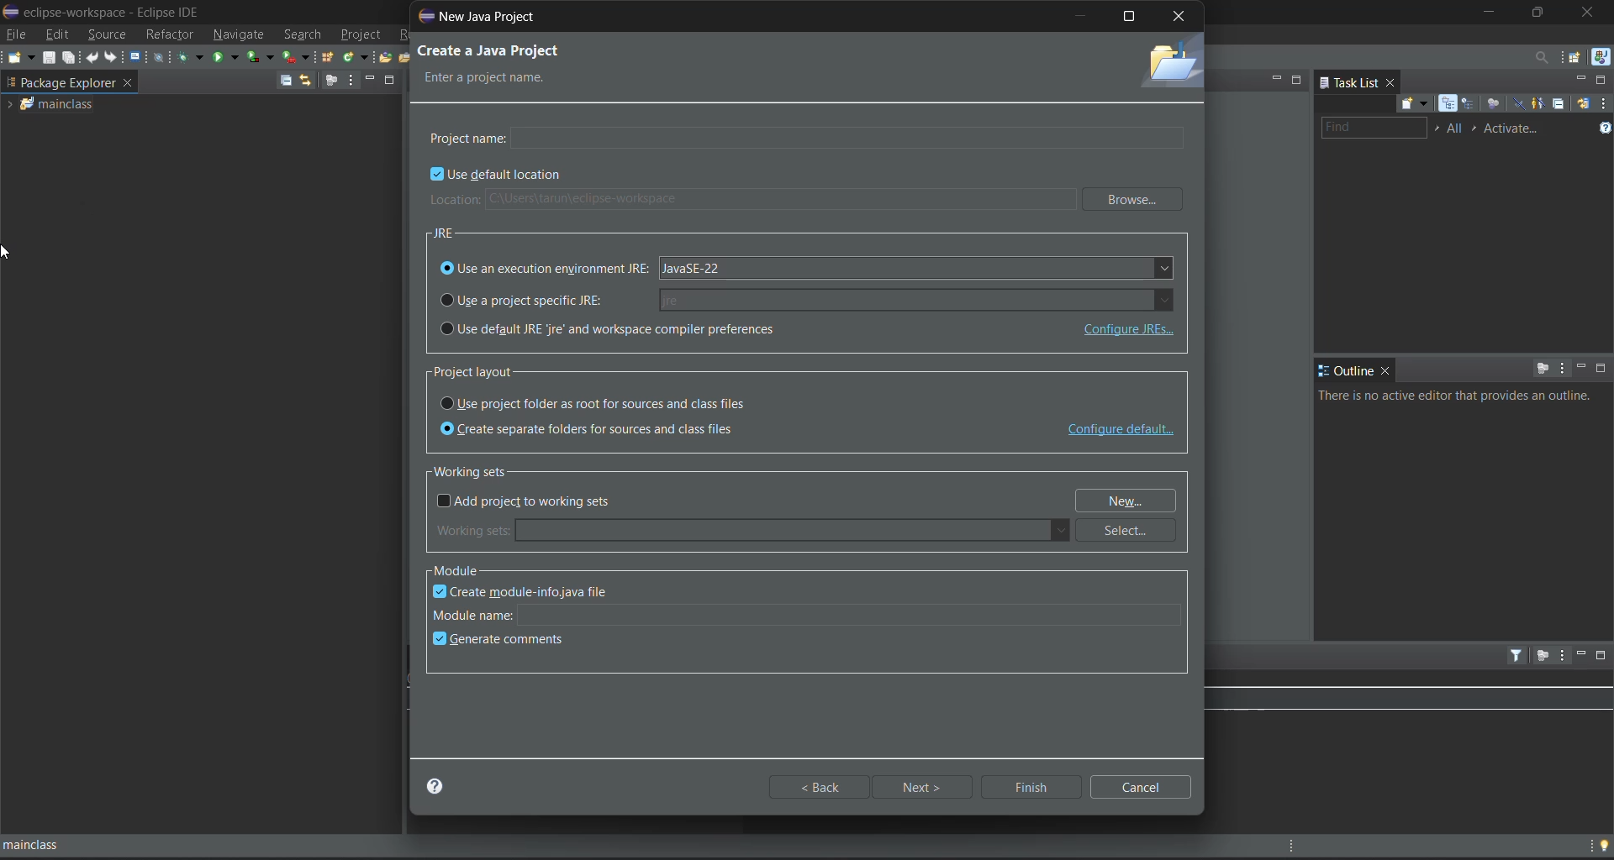 The width and height of the screenshot is (1614, 860). Describe the element at coordinates (59, 34) in the screenshot. I see `edit` at that location.